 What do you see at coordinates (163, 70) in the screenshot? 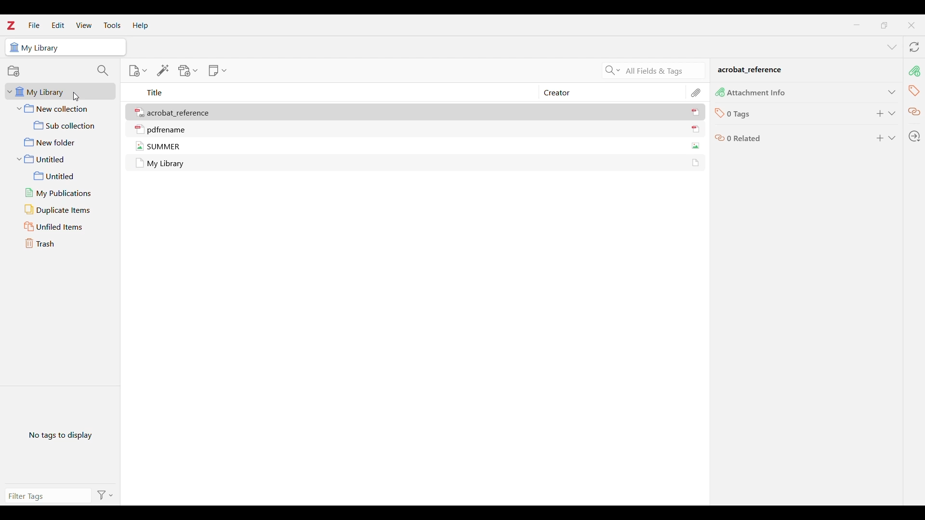
I see `Add item/s by identifier` at bounding box center [163, 70].